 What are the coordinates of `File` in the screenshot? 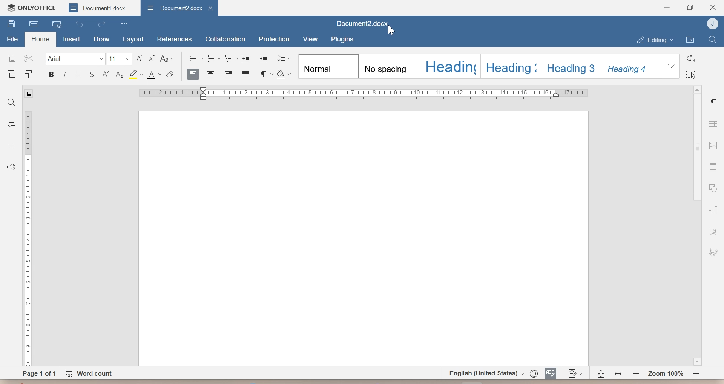 It's located at (13, 37).